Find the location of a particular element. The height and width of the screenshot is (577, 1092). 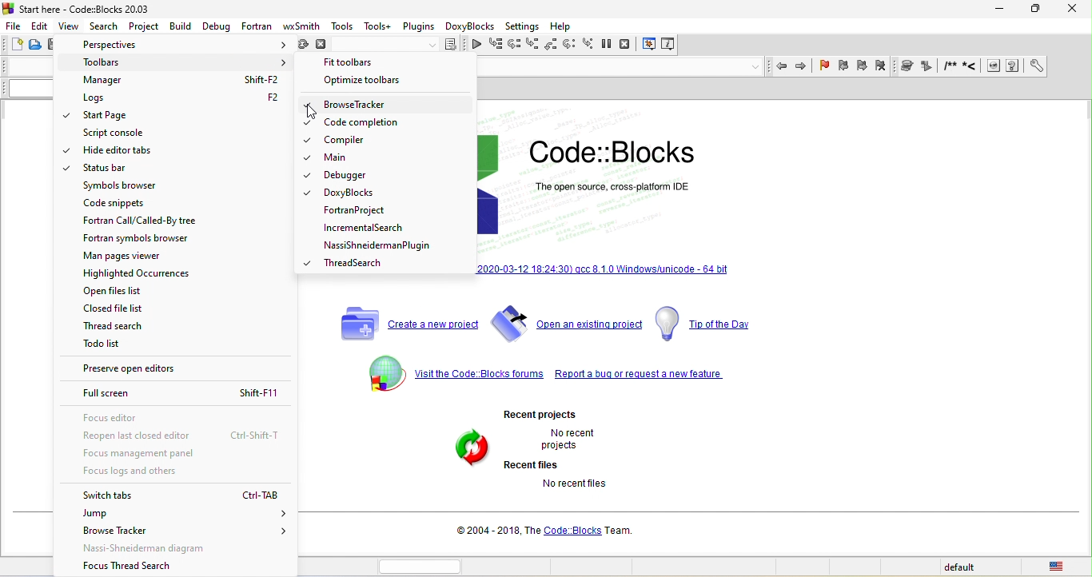

main is located at coordinates (333, 157).